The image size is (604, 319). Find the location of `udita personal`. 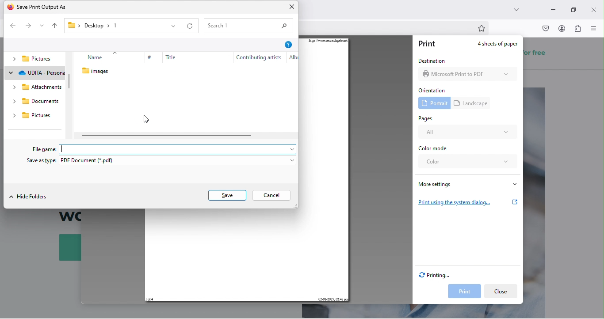

udita personal is located at coordinates (33, 73).